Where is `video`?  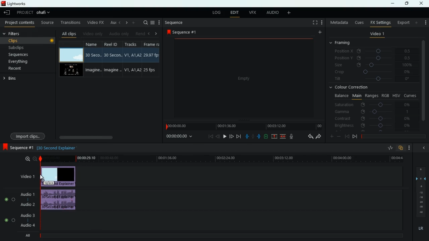
video is located at coordinates (60, 176).